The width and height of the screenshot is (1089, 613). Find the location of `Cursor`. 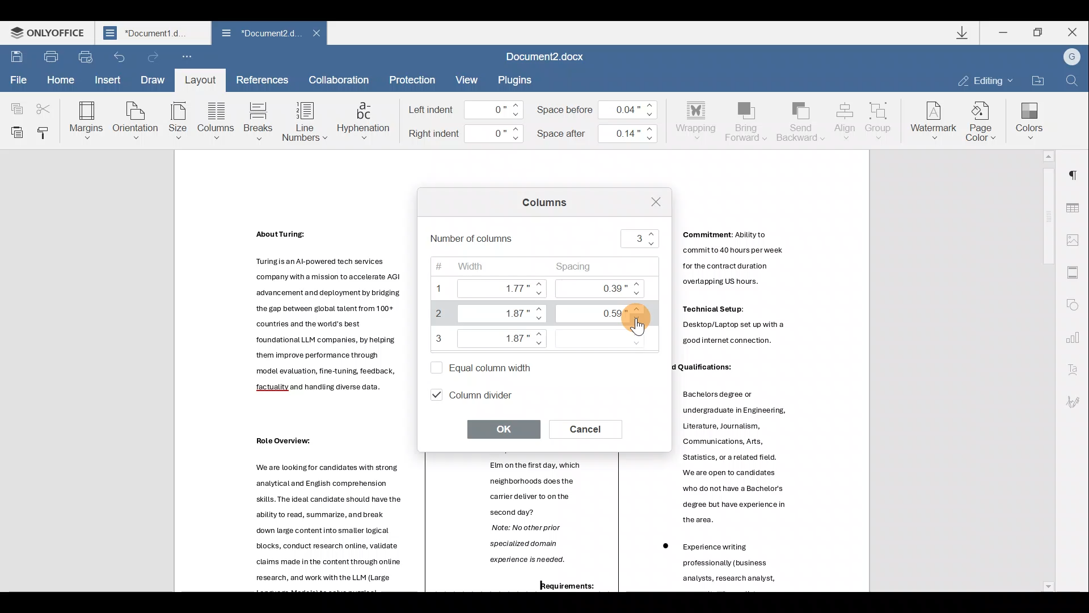

Cursor is located at coordinates (635, 326).